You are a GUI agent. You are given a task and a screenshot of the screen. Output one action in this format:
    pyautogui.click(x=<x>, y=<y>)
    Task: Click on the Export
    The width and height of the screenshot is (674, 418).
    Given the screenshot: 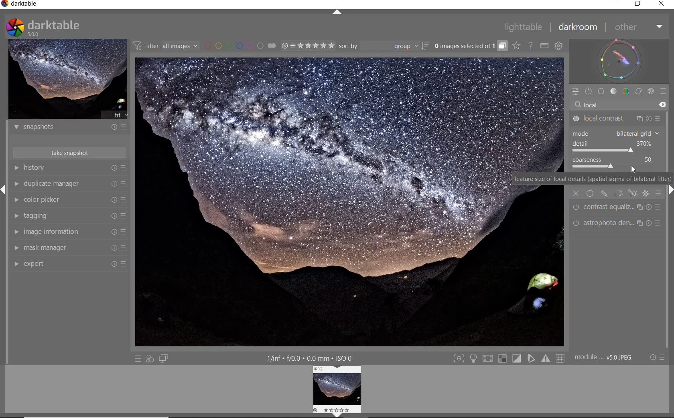 What is the action you would take?
    pyautogui.click(x=35, y=264)
    